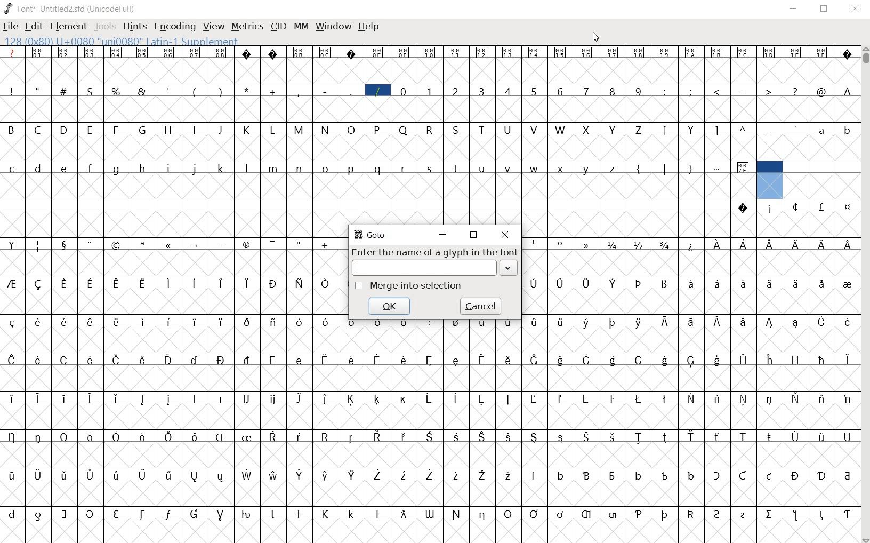 This screenshot has height=543, width=870. What do you see at coordinates (743, 436) in the screenshot?
I see `Symbol` at bounding box center [743, 436].